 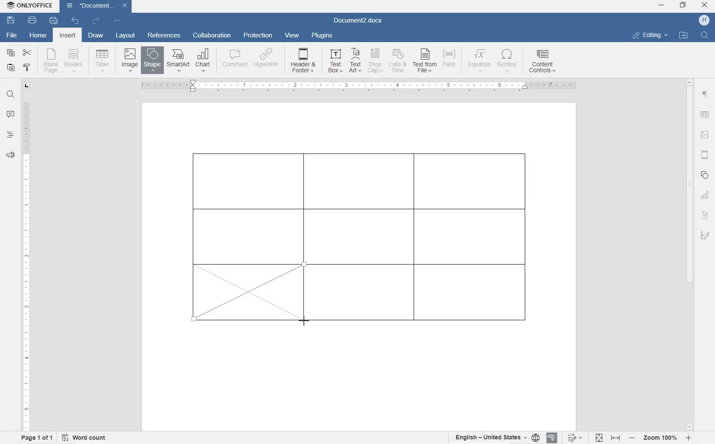 I want to click on tab, so click(x=27, y=87).